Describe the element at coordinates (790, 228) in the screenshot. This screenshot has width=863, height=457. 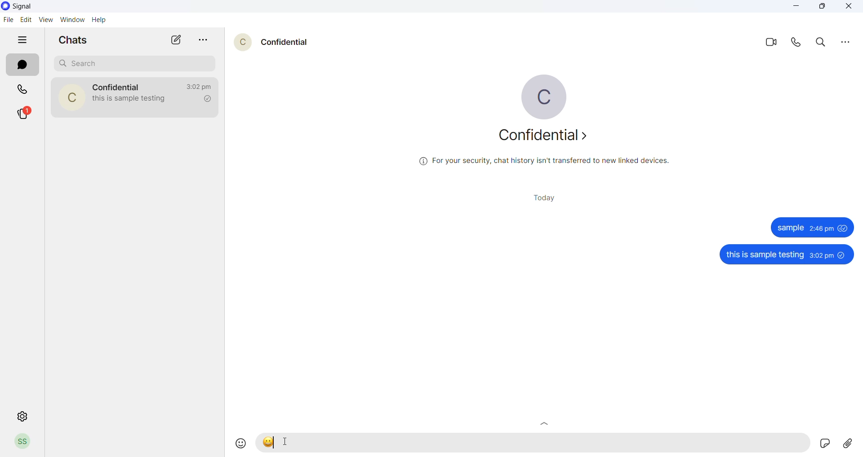
I see `sample` at that location.